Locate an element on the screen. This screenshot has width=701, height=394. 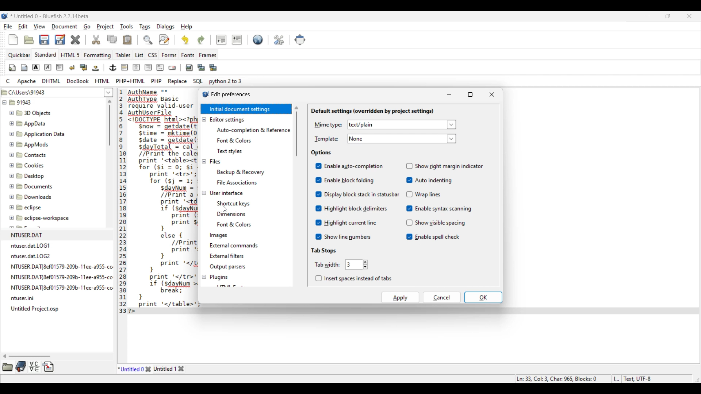
File menu is located at coordinates (8, 27).